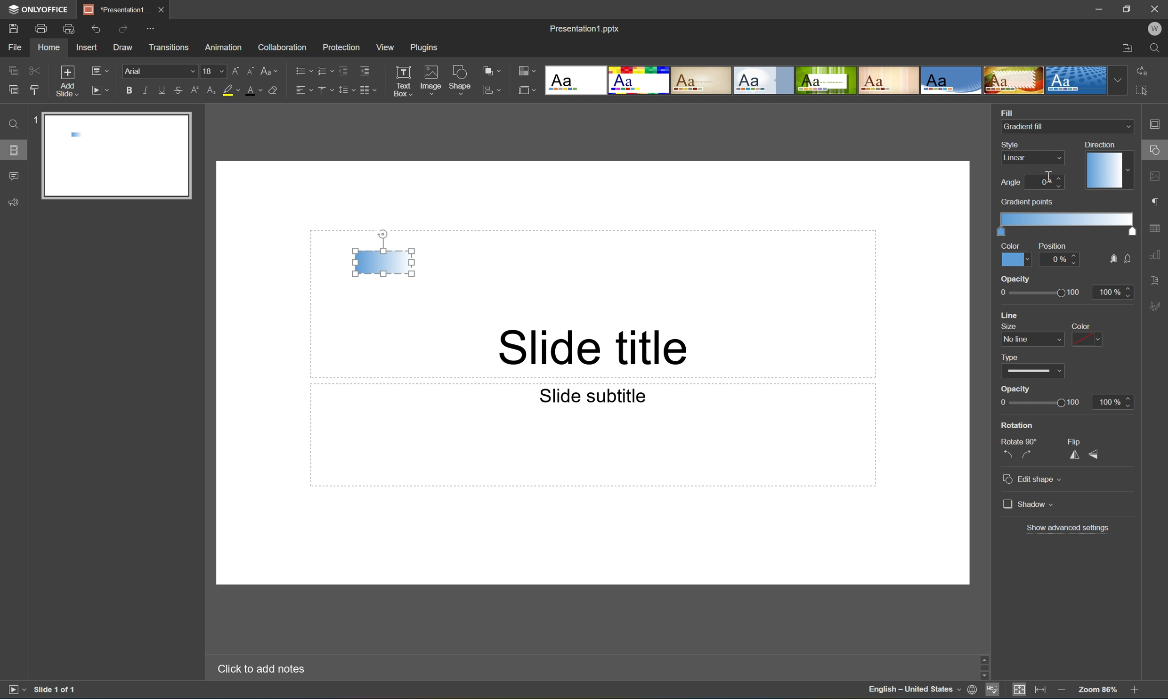 This screenshot has height=699, width=1168. What do you see at coordinates (597, 346) in the screenshot?
I see `Slide title` at bounding box center [597, 346].